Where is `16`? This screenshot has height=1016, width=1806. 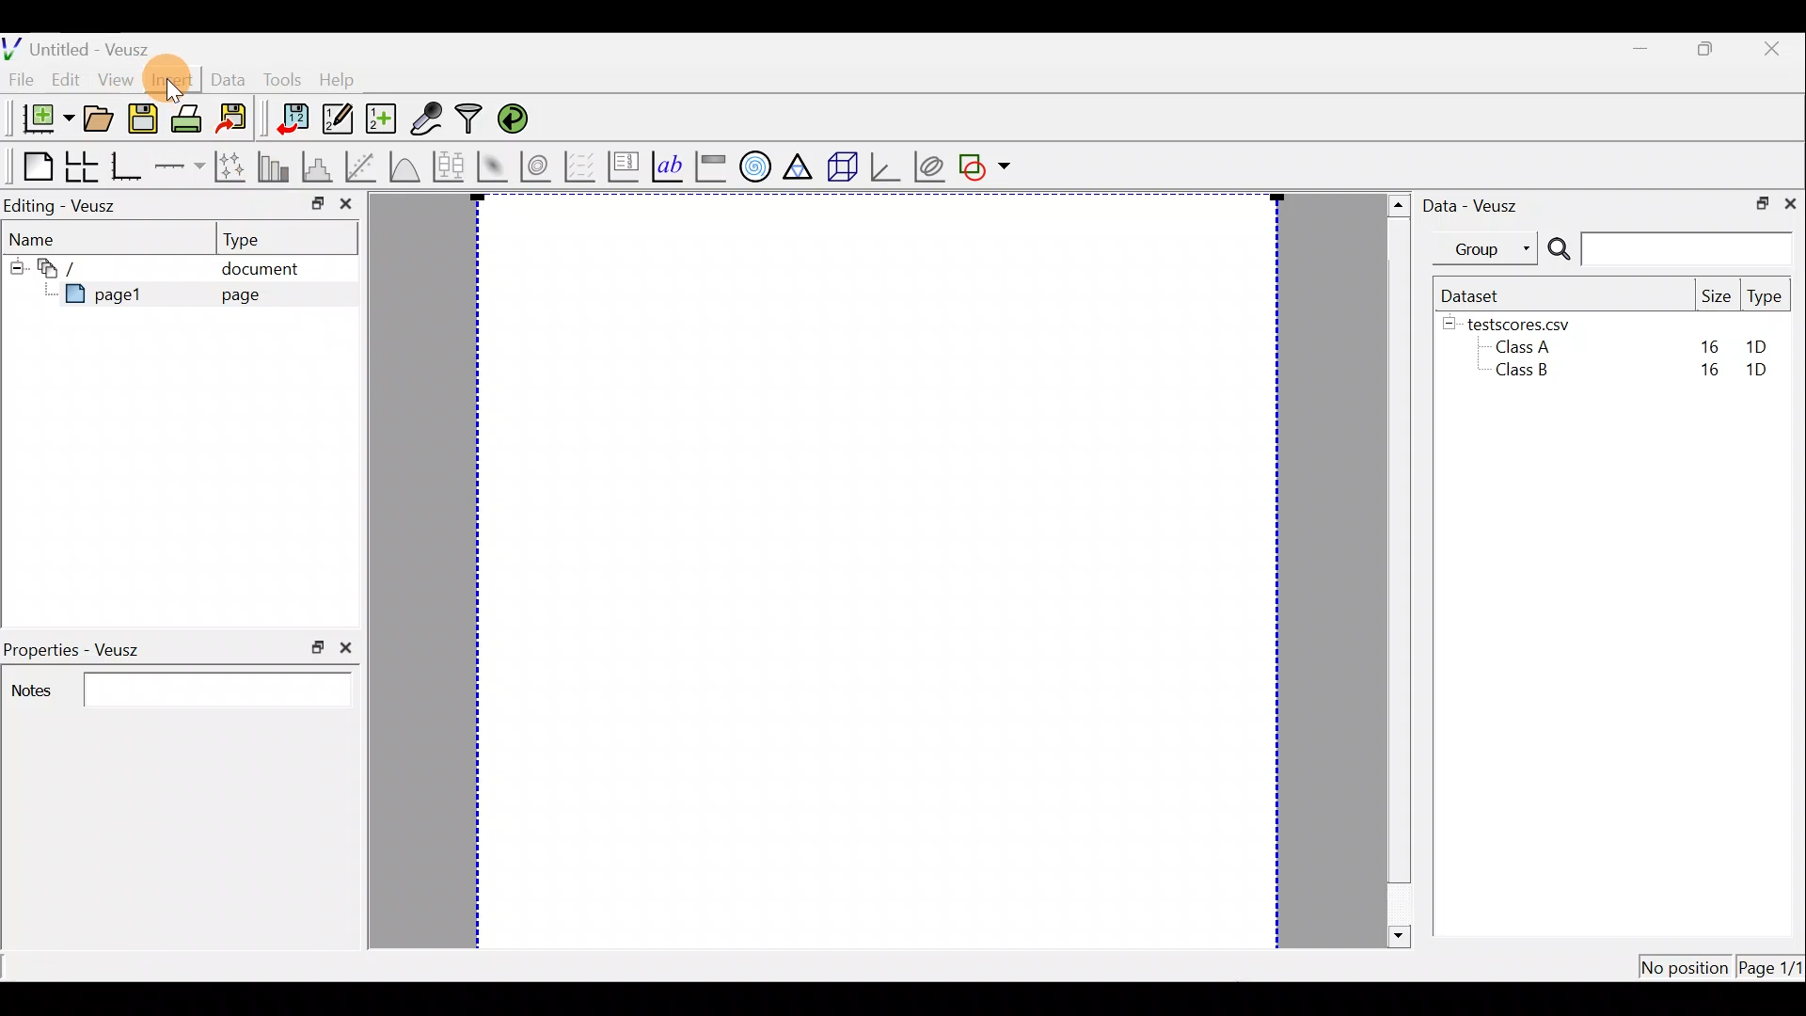
16 is located at coordinates (1709, 344).